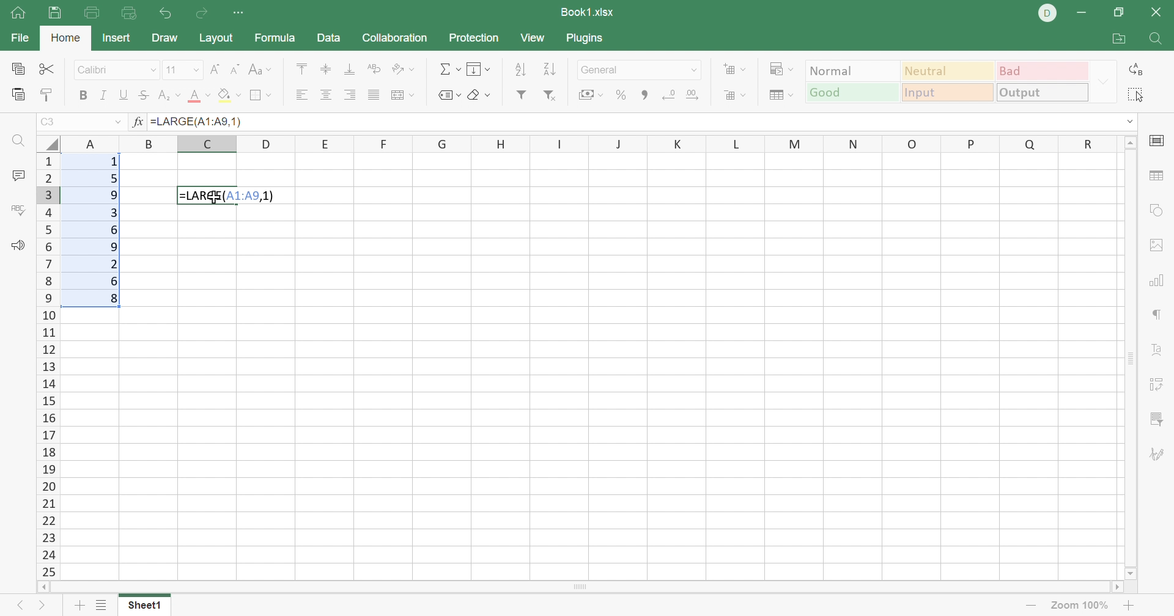 This screenshot has width=1174, height=616. I want to click on List of sheets, so click(102, 606).